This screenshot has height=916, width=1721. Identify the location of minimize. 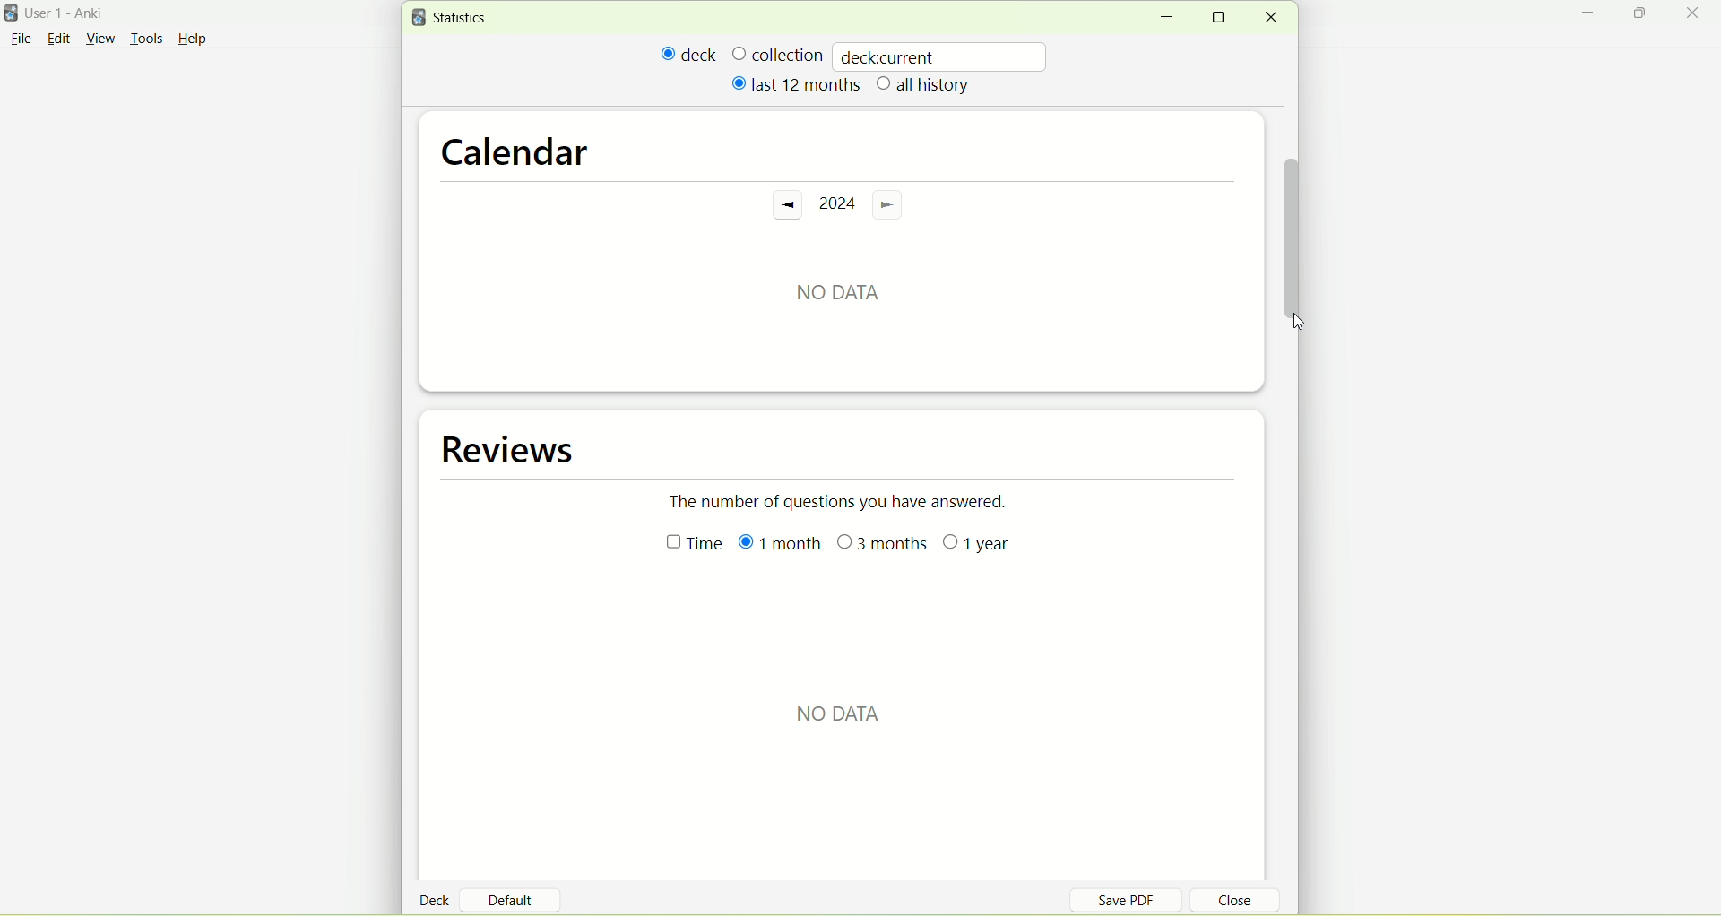
(1165, 18).